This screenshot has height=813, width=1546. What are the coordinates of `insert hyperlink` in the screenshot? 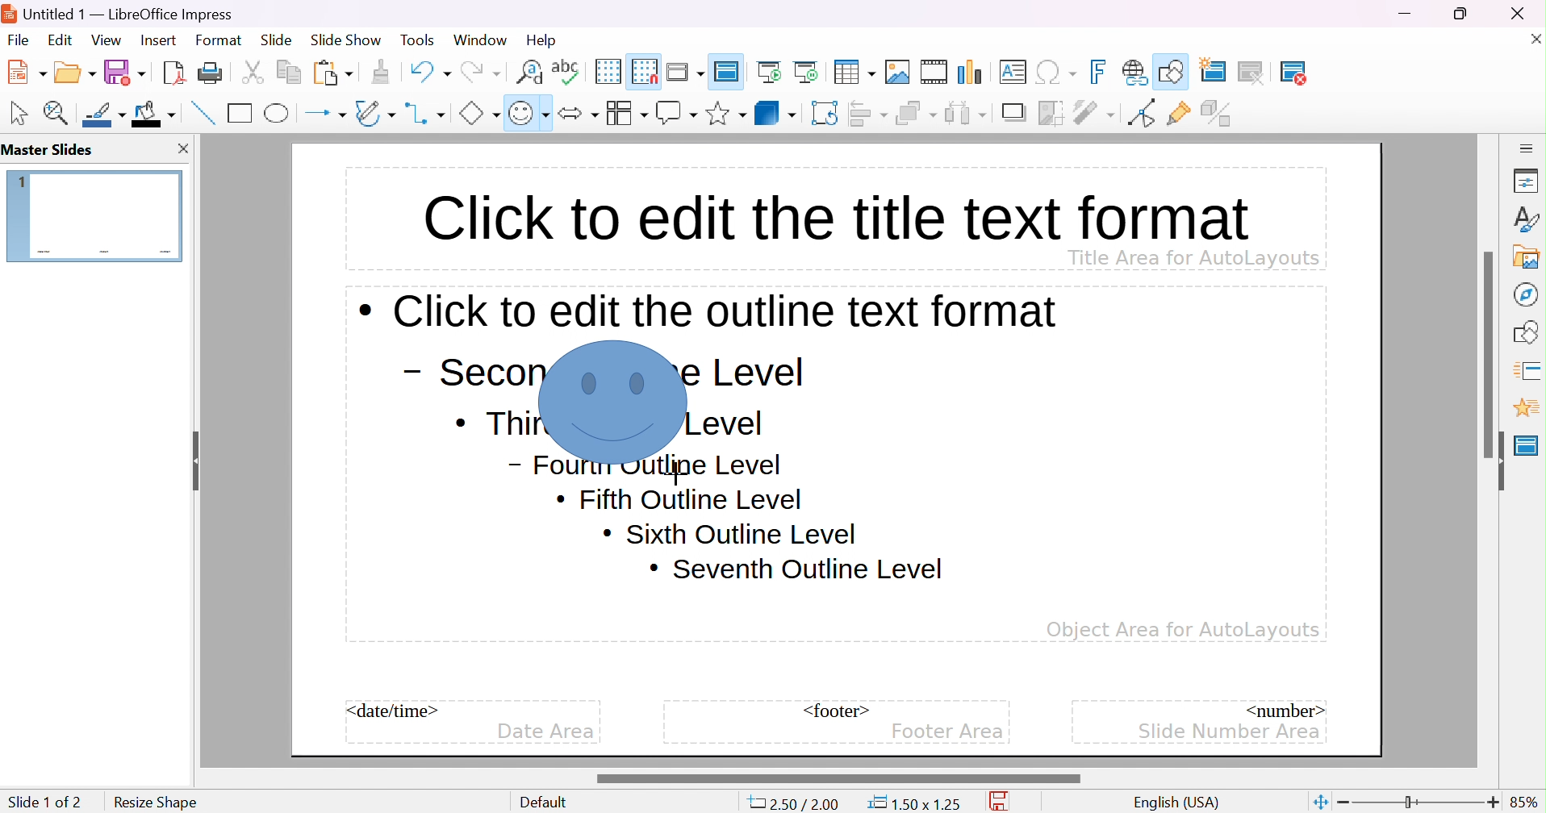 It's located at (1135, 72).